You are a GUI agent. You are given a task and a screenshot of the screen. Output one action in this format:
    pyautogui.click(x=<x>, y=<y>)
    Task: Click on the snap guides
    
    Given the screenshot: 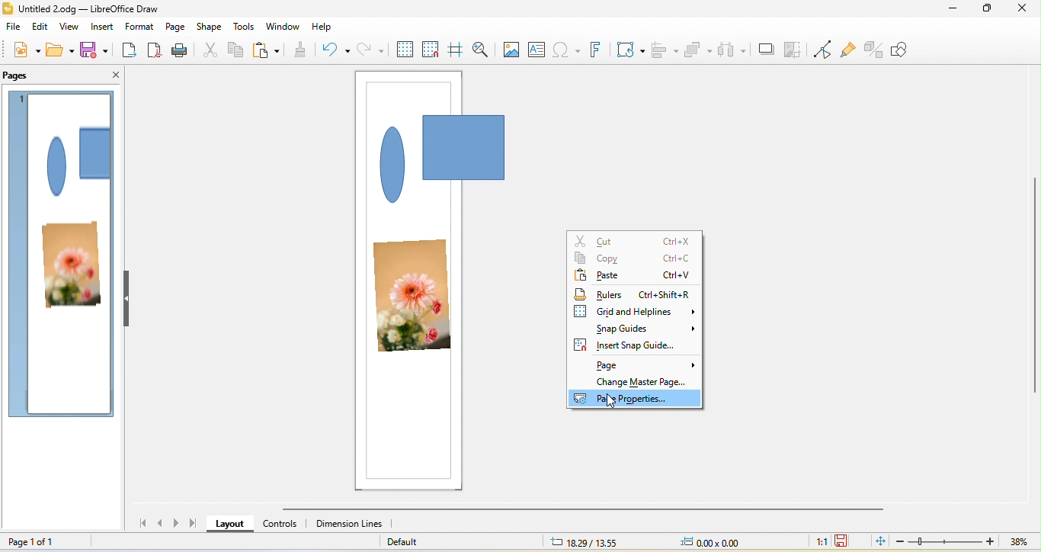 What is the action you would take?
    pyautogui.click(x=643, y=329)
    